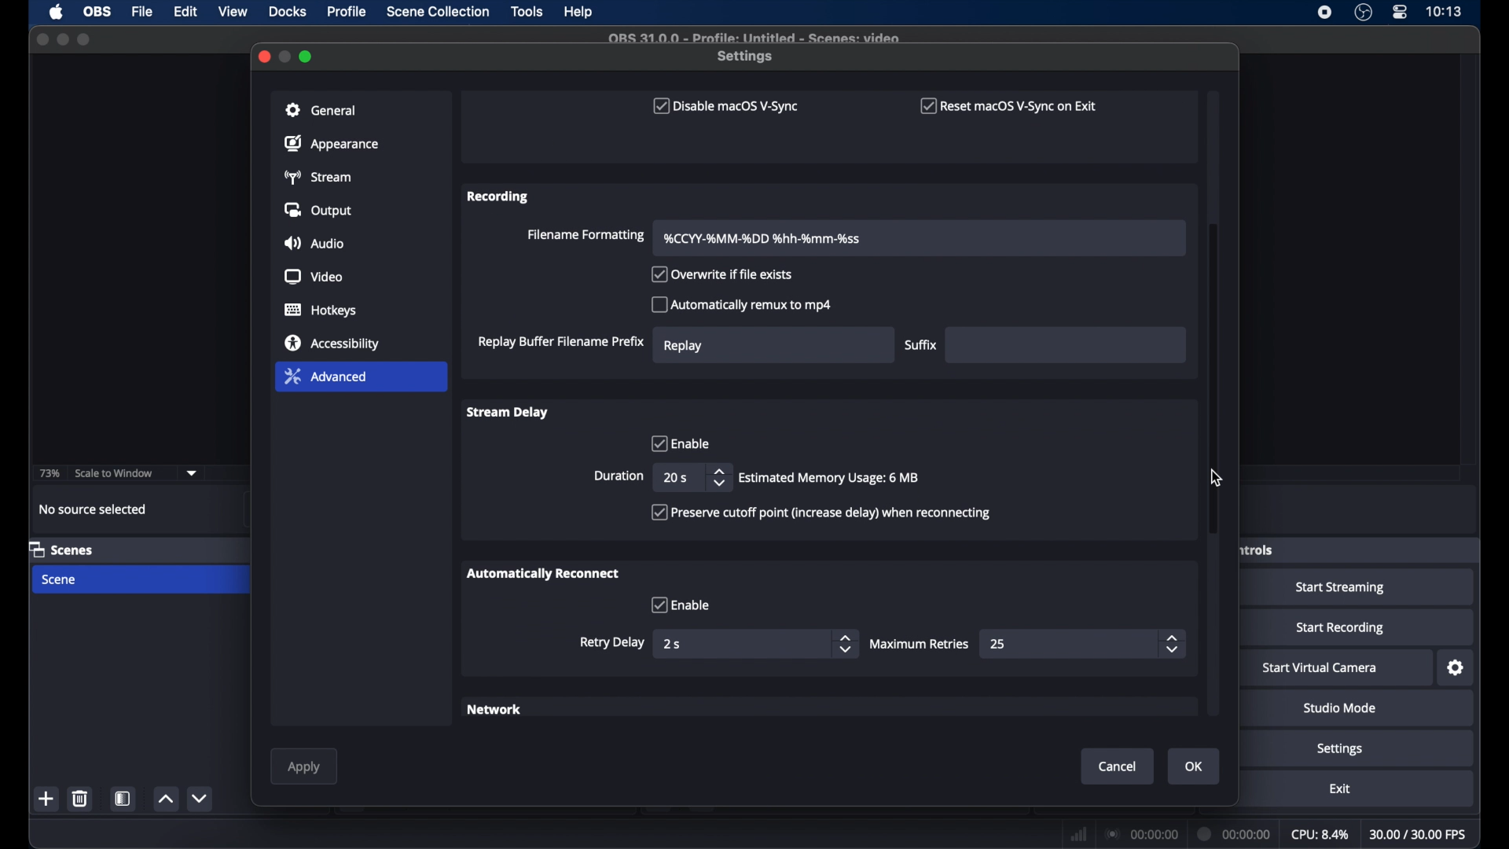  I want to click on stepper buttons, so click(844, 644).